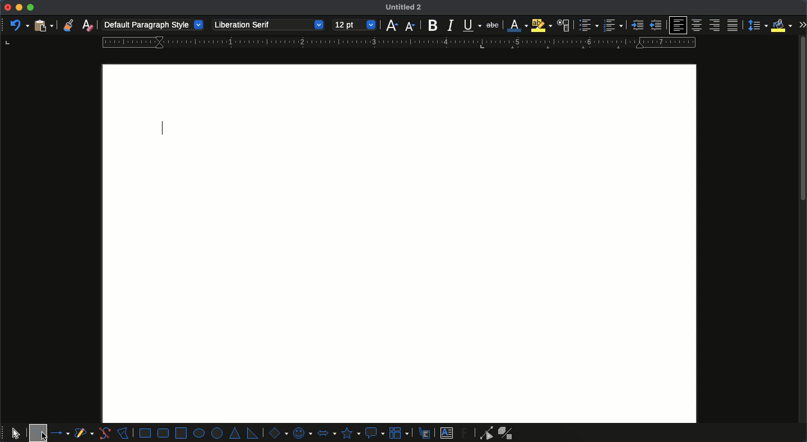  What do you see at coordinates (466, 432) in the screenshot?
I see `footwork text` at bounding box center [466, 432].